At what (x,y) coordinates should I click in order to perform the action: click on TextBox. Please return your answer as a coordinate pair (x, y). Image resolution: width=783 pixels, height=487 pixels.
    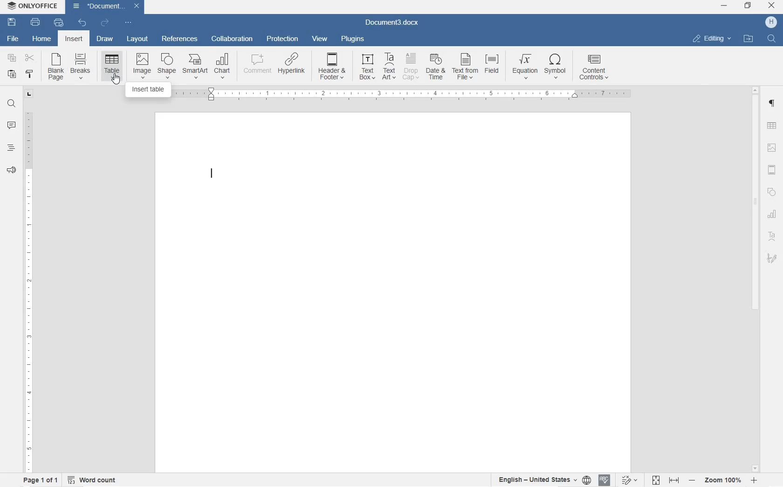
    Looking at the image, I should click on (364, 67).